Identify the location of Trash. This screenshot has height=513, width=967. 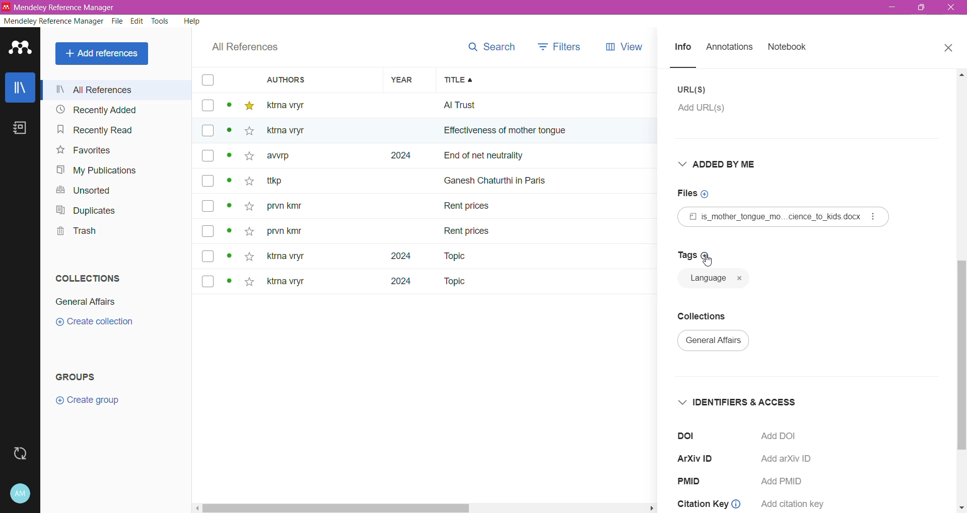
(75, 231).